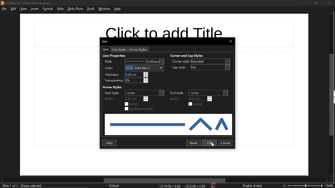  I want to click on line styles, so click(120, 50).